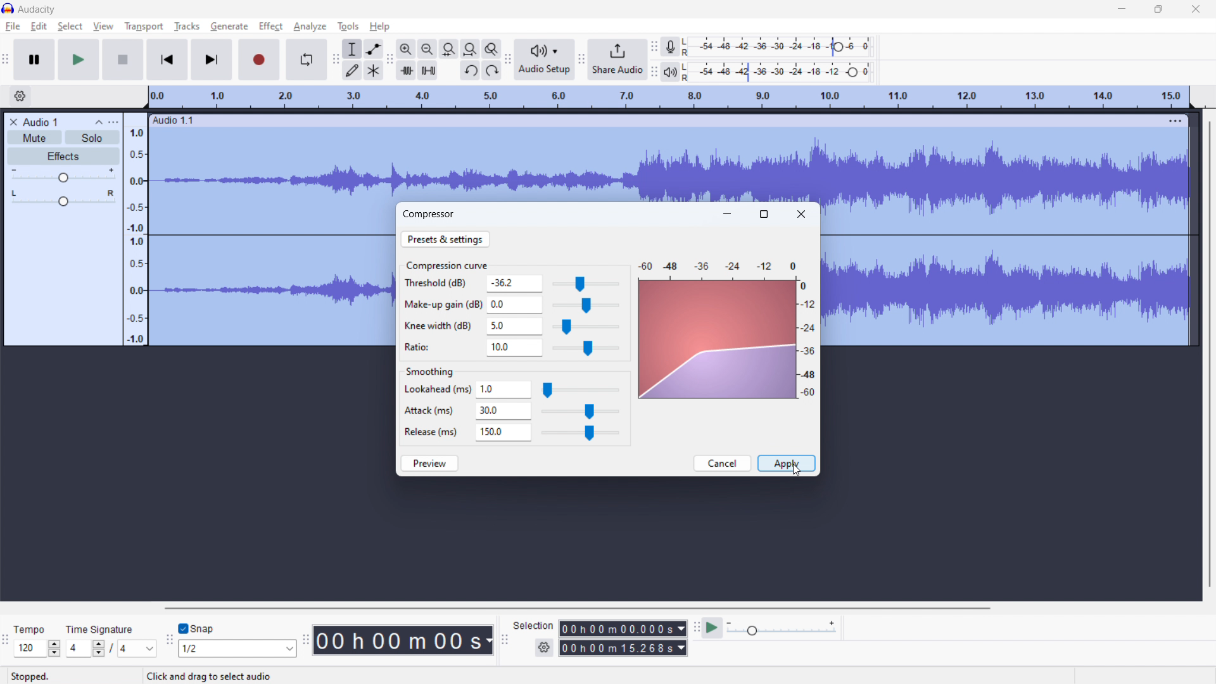  What do you see at coordinates (764, 214) in the screenshot?
I see `maximize` at bounding box center [764, 214].